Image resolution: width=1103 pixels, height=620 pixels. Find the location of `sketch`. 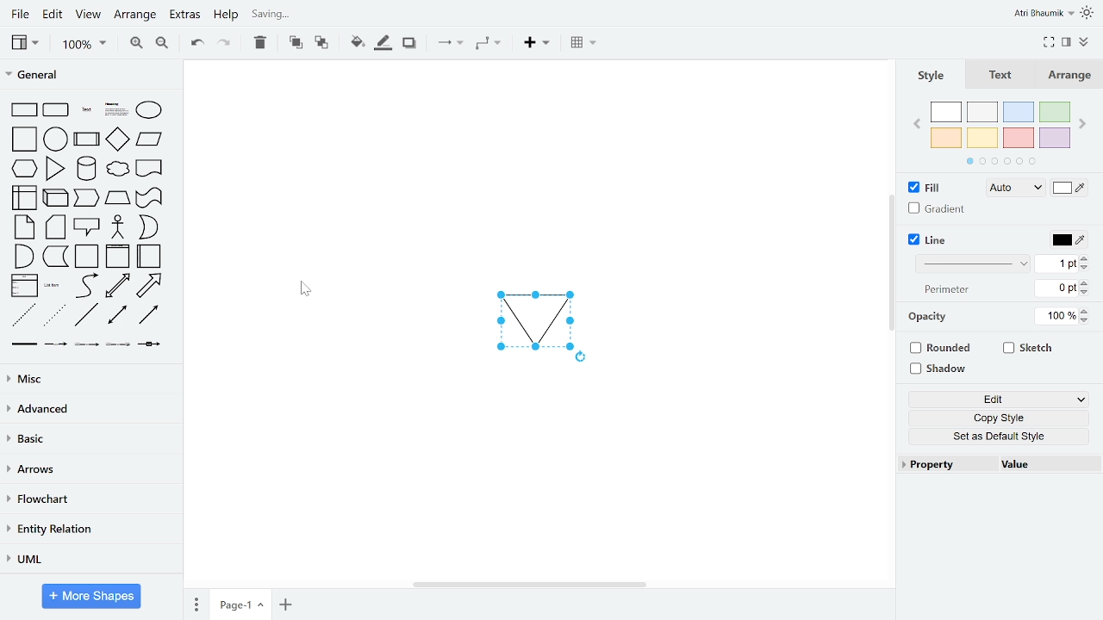

sketch is located at coordinates (1029, 350).